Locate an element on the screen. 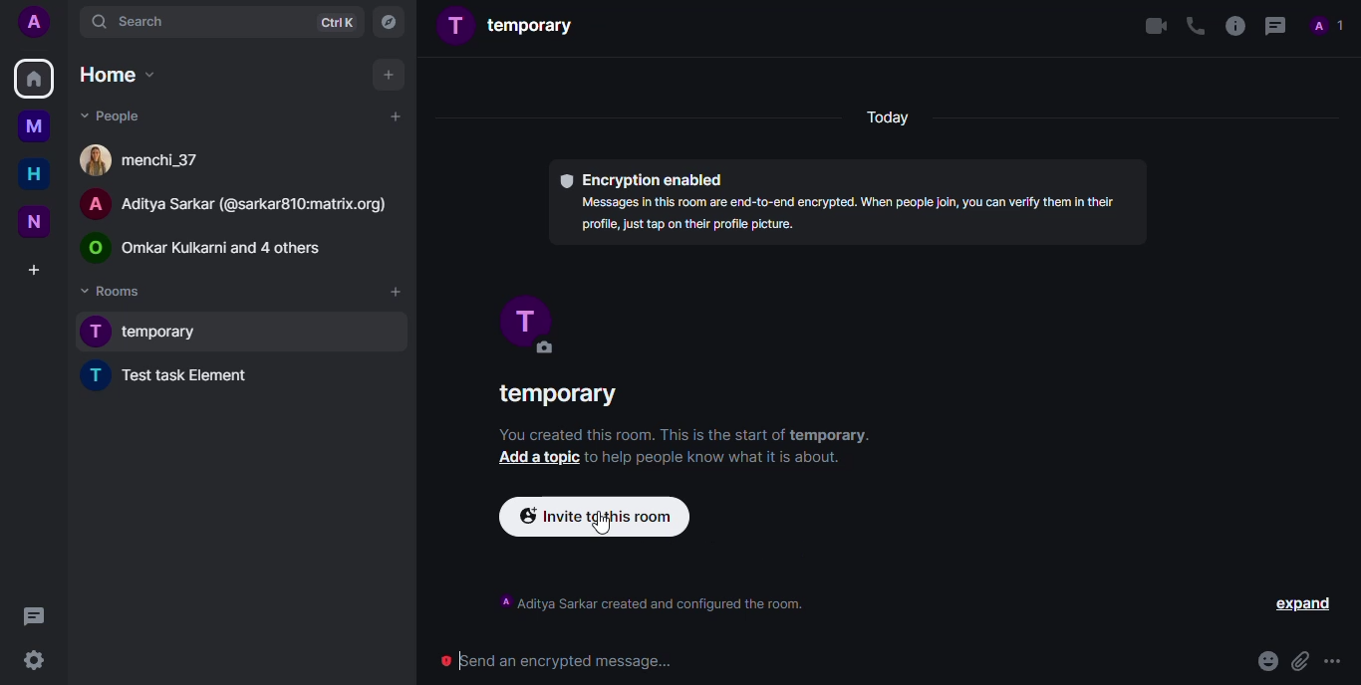 Image resolution: width=1361 pixels, height=685 pixels. cursor is located at coordinates (603, 524).